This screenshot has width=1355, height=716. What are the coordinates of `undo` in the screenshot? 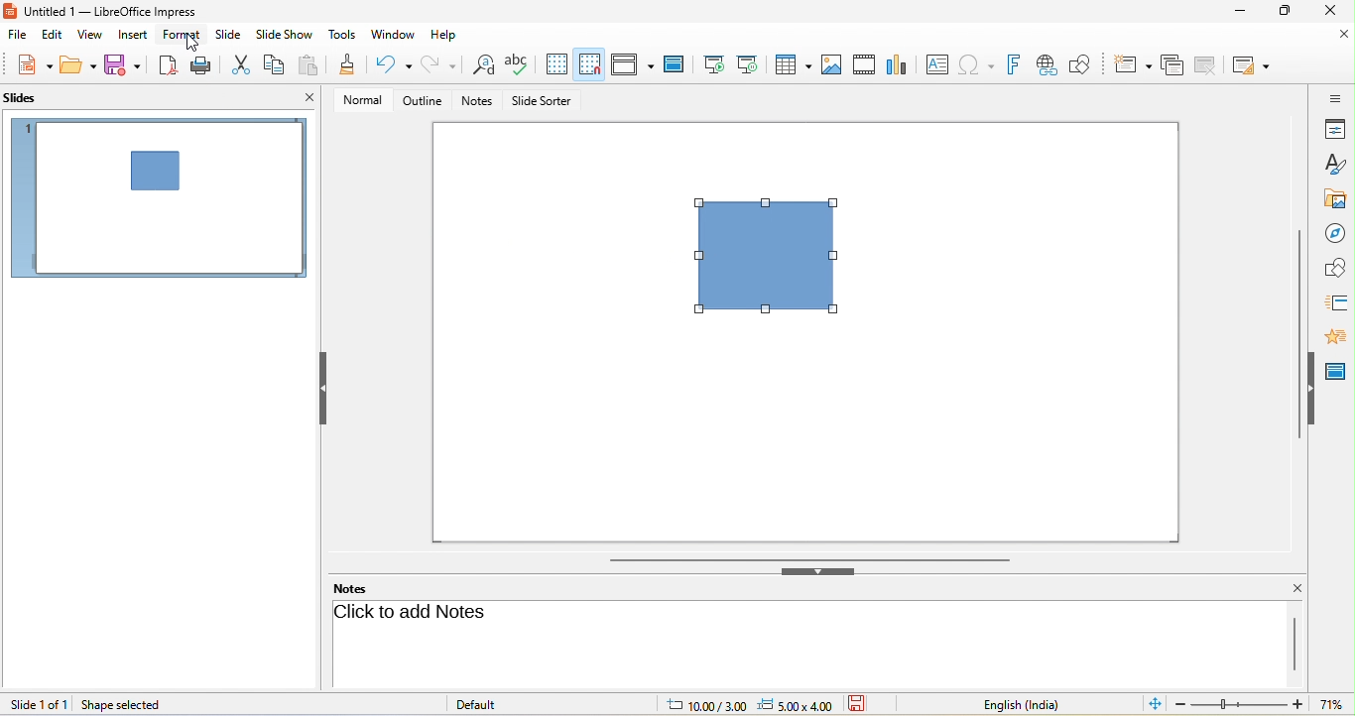 It's located at (394, 65).